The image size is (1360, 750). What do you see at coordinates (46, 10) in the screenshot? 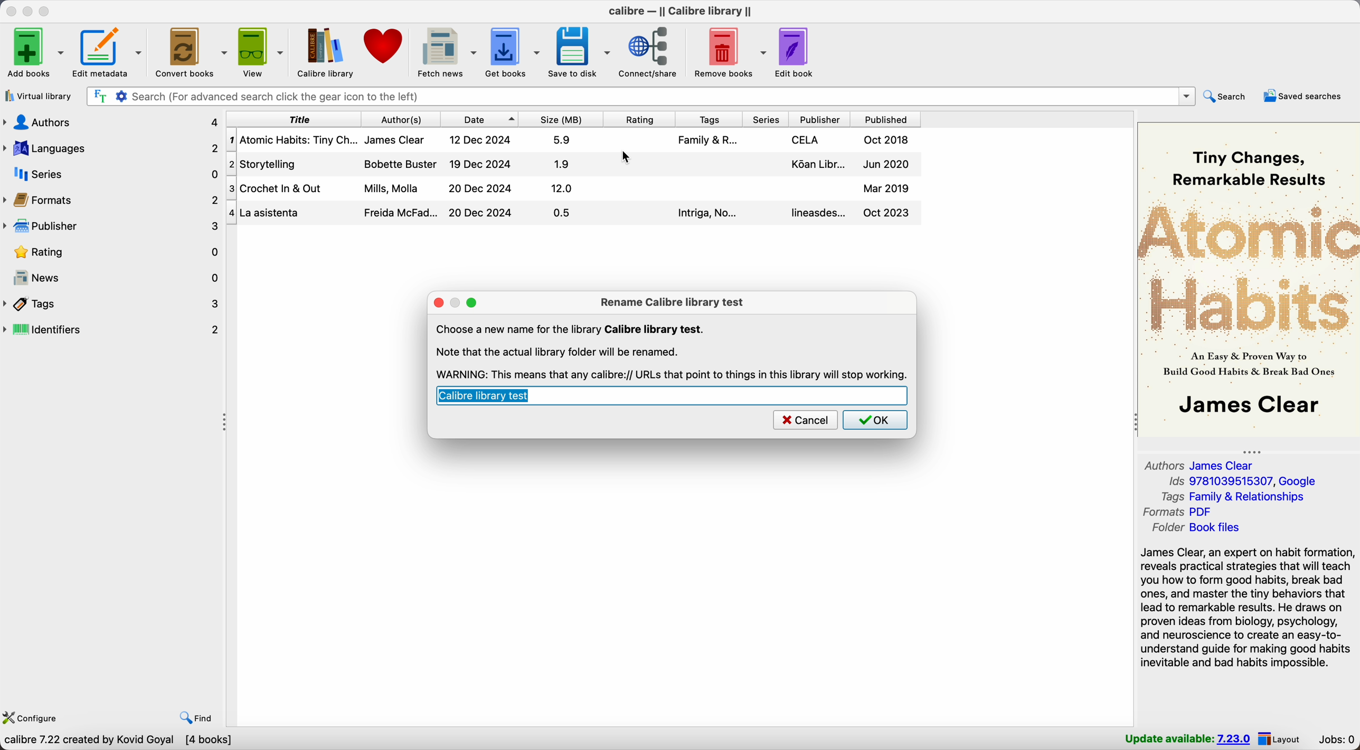
I see `maximize Calibre` at bounding box center [46, 10].